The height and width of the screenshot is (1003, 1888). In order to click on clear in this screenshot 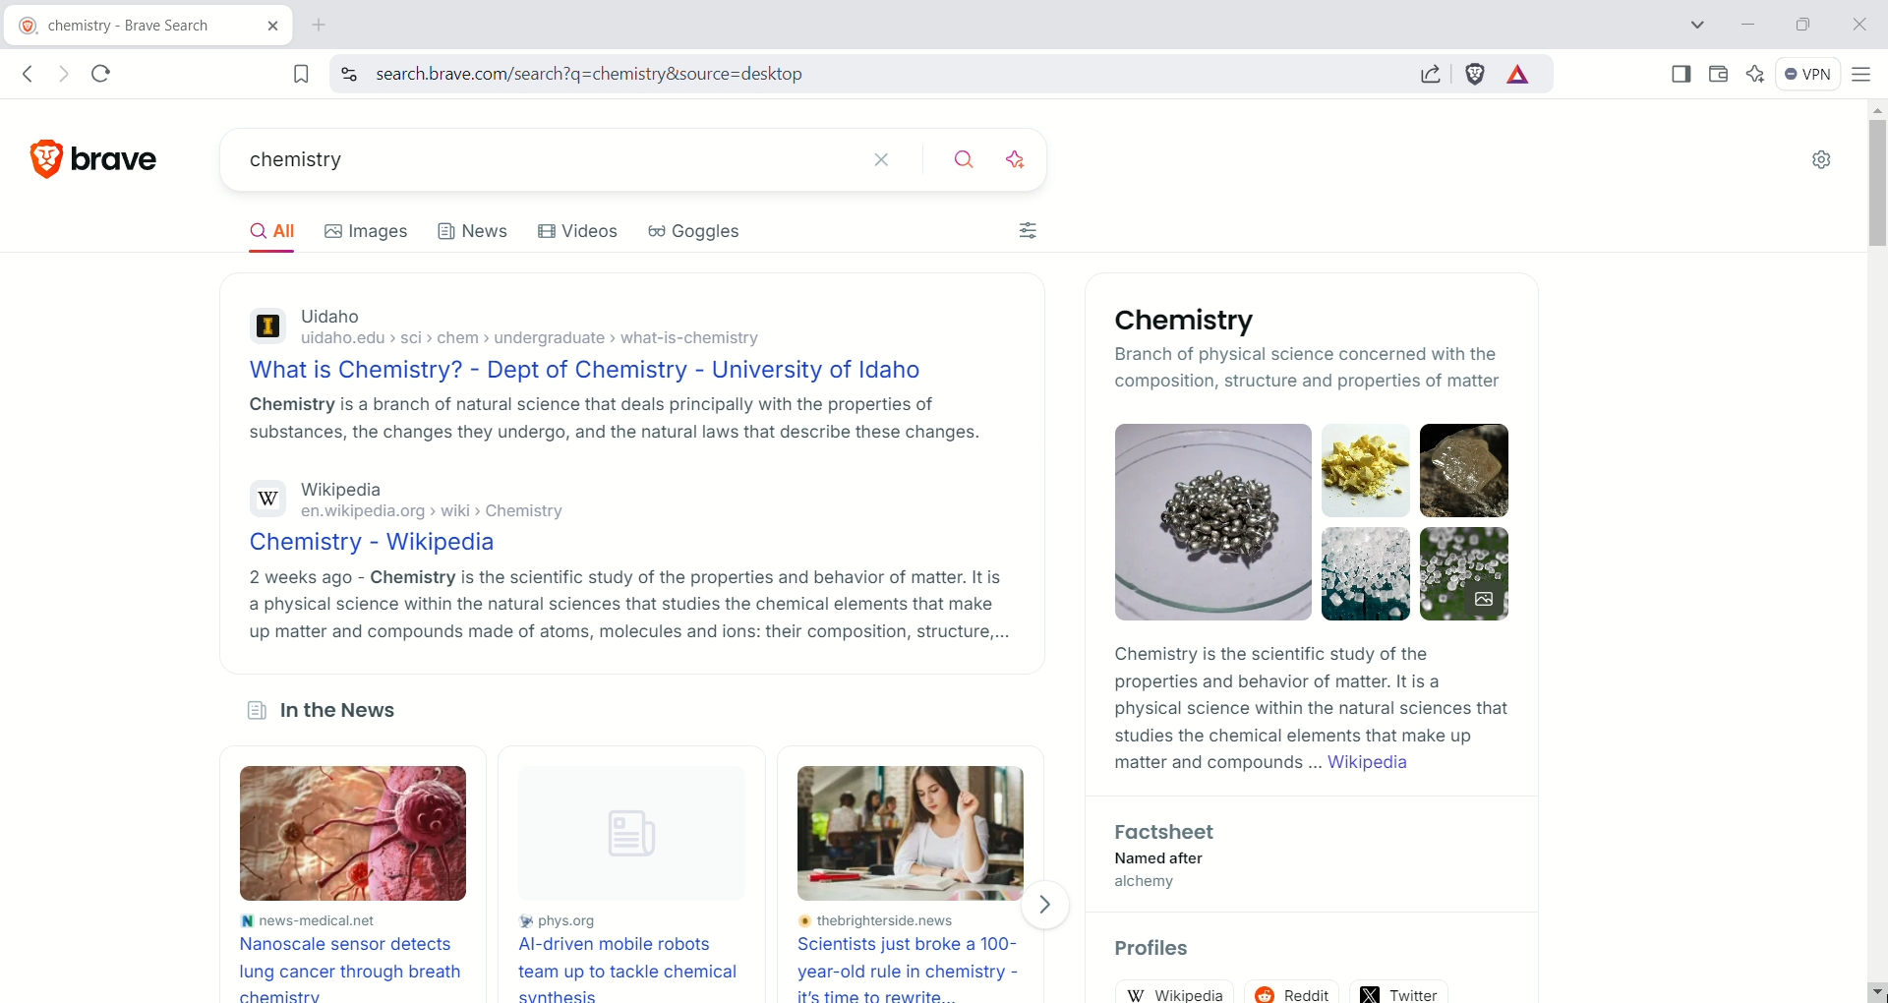, I will do `click(883, 157)`.